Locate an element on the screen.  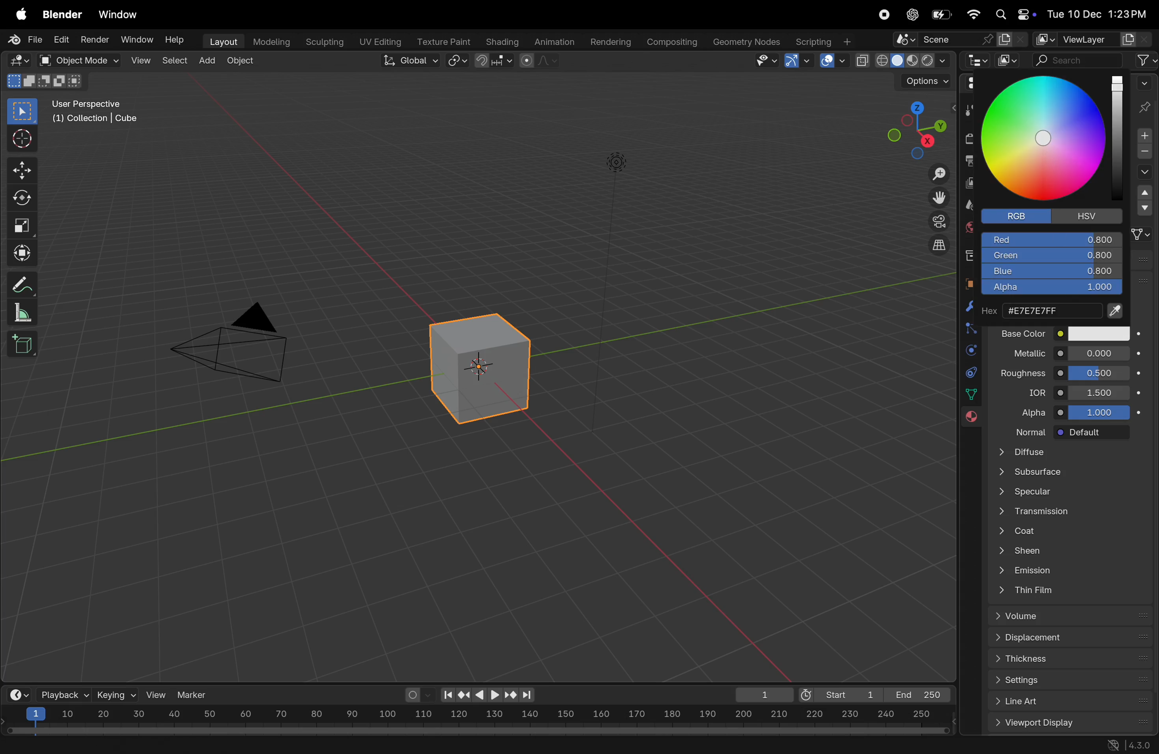
version 4.30 is located at coordinates (1126, 746).